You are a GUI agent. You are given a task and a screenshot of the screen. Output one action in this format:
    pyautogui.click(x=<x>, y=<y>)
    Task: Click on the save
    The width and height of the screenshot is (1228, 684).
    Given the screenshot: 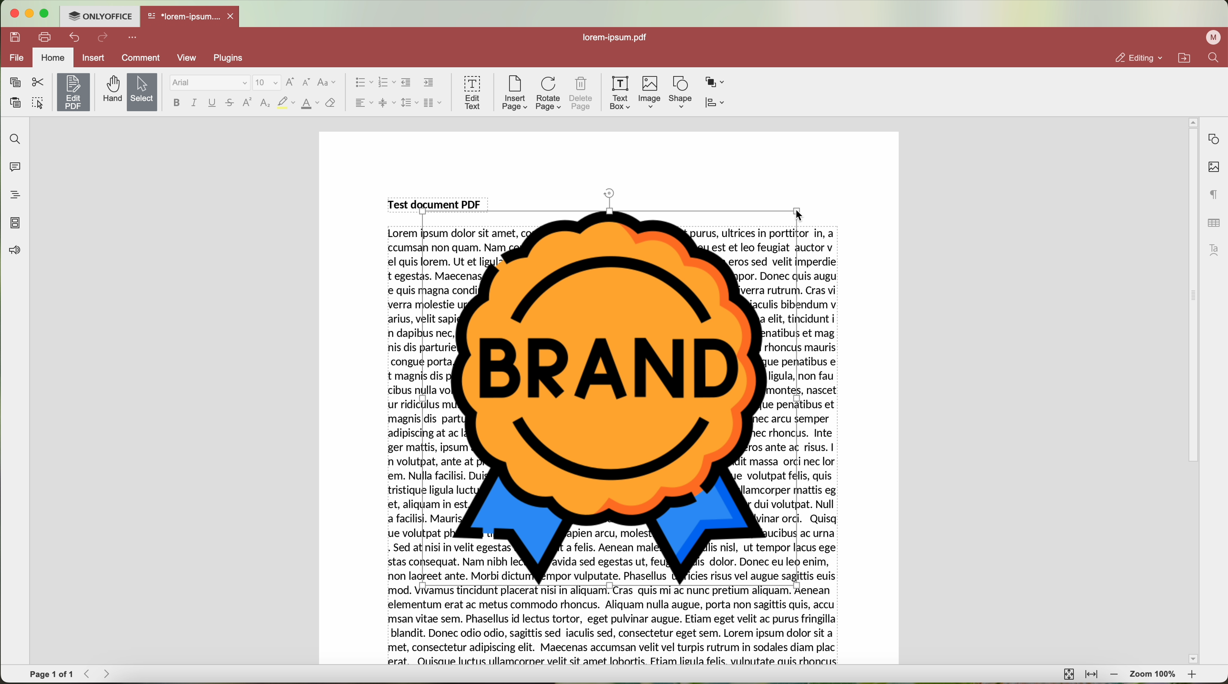 What is the action you would take?
    pyautogui.click(x=13, y=36)
    